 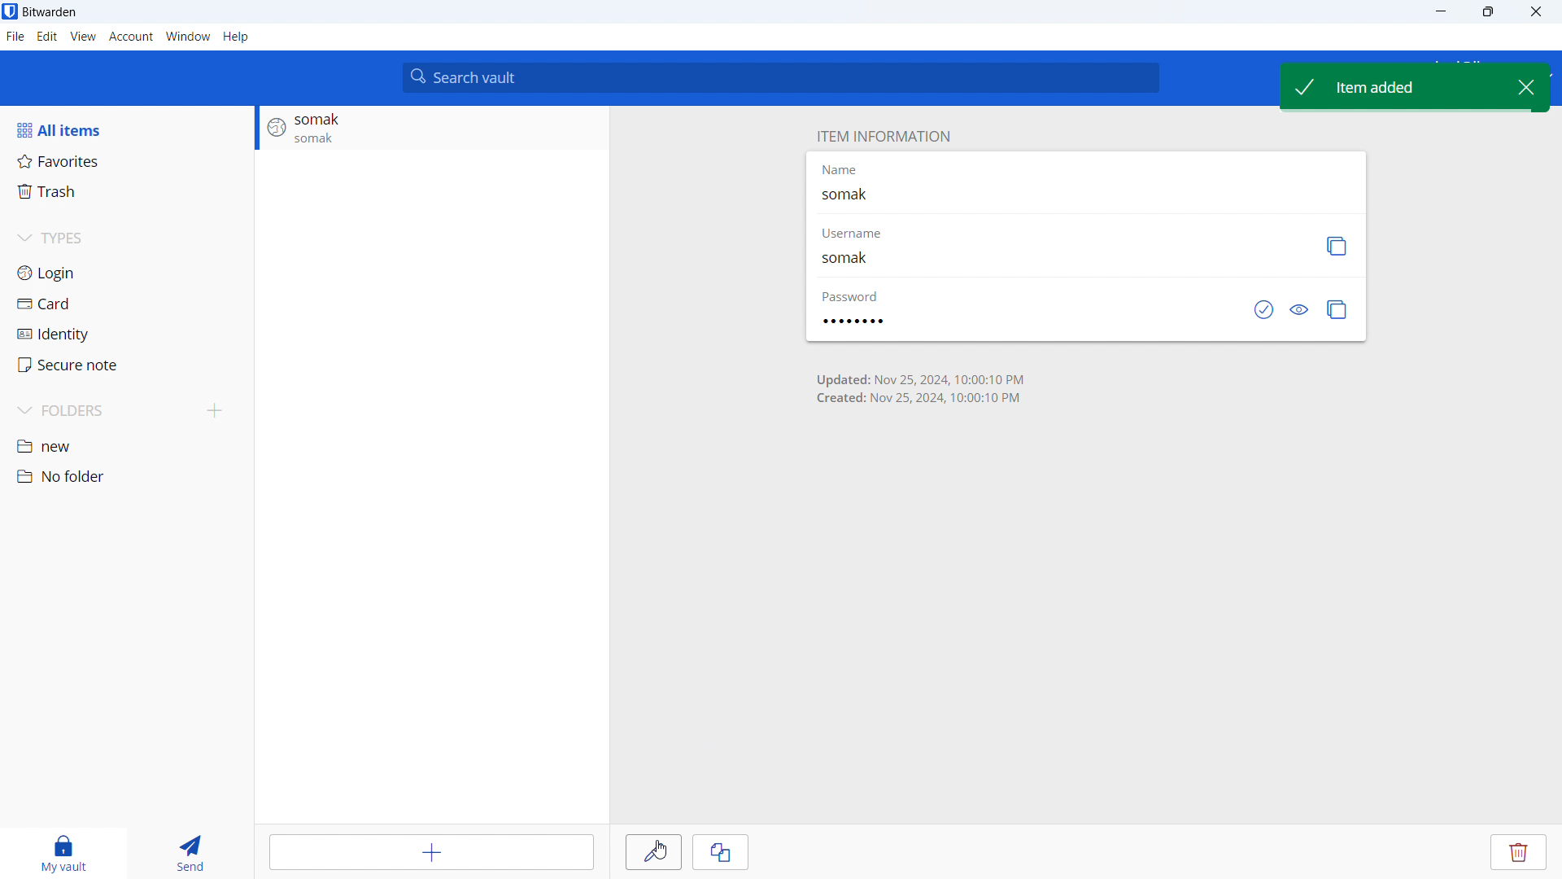 What do you see at coordinates (103, 411) in the screenshot?
I see `folders` at bounding box center [103, 411].